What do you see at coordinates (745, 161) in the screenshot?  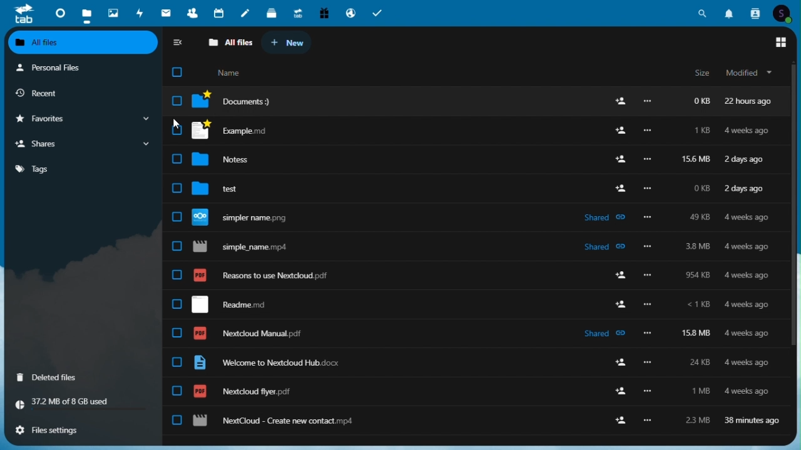 I see `2 days ago` at bounding box center [745, 161].